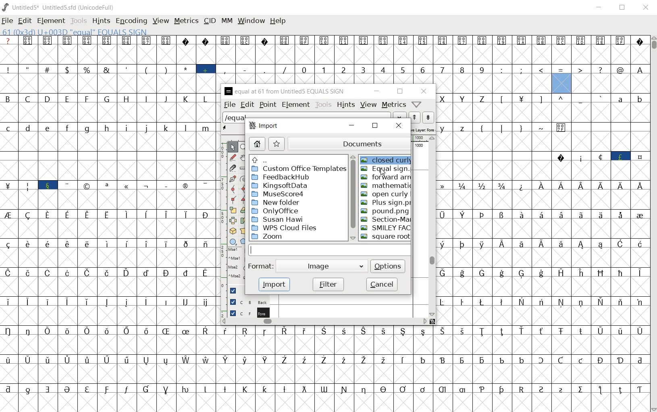 The image size is (657, 412). I want to click on CLOSED CURLY, so click(386, 160).